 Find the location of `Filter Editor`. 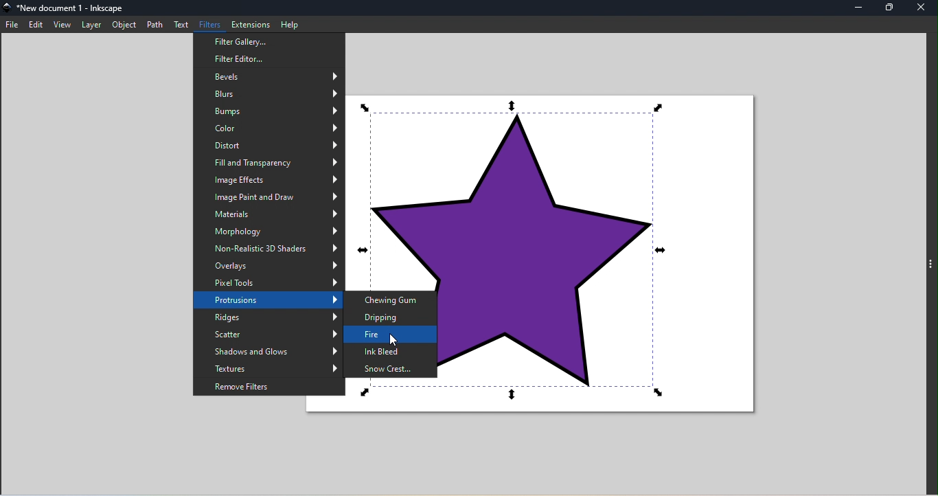

Filter Editor is located at coordinates (270, 59).